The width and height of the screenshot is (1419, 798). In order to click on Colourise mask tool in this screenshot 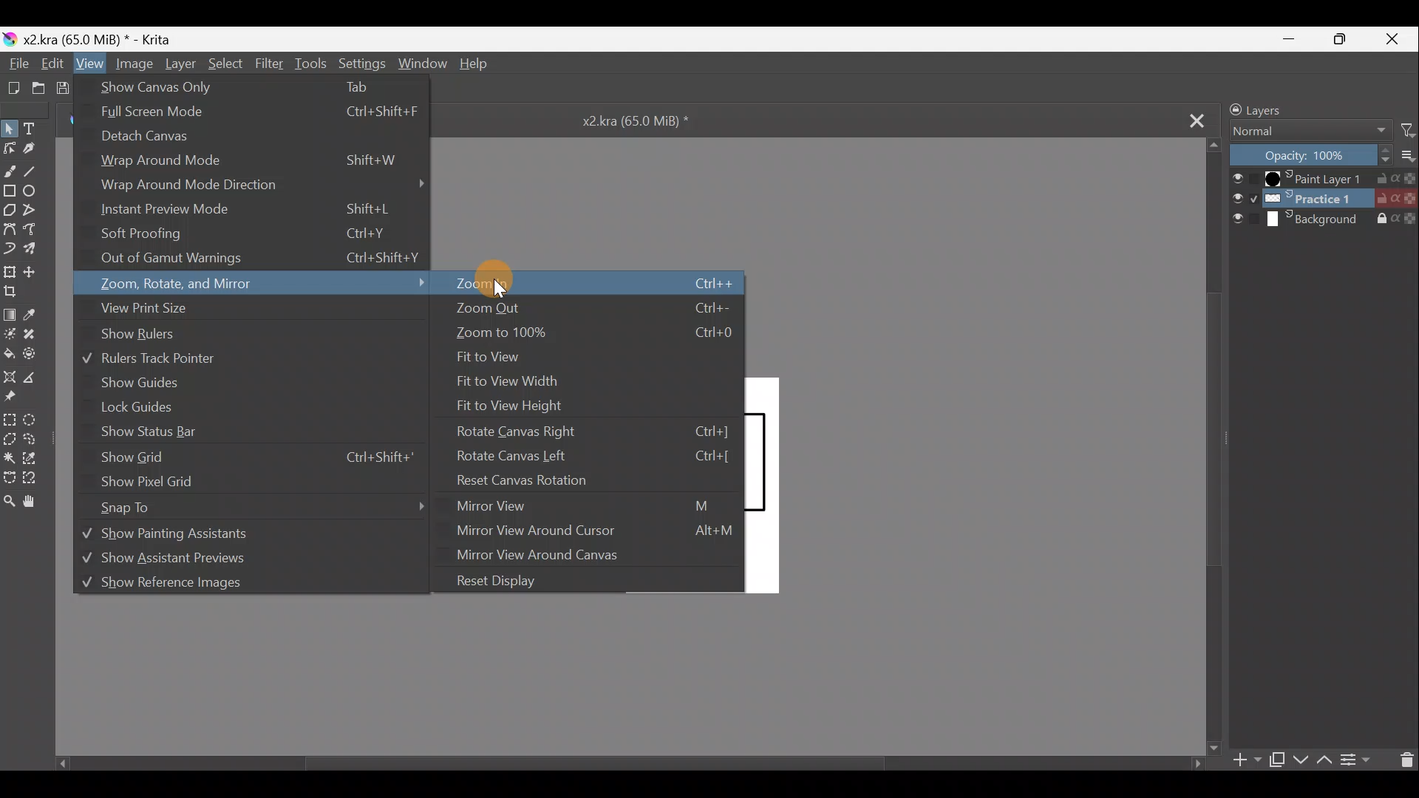, I will do `click(10, 336)`.